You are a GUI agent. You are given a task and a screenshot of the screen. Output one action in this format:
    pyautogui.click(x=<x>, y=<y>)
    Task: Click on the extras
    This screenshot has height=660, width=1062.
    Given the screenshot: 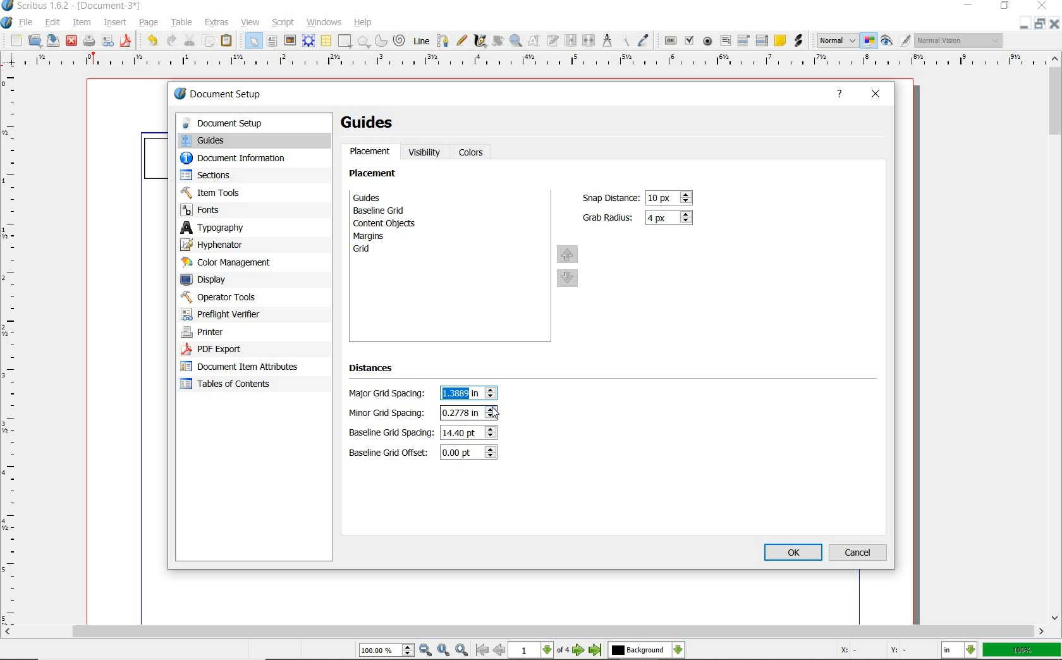 What is the action you would take?
    pyautogui.click(x=218, y=21)
    